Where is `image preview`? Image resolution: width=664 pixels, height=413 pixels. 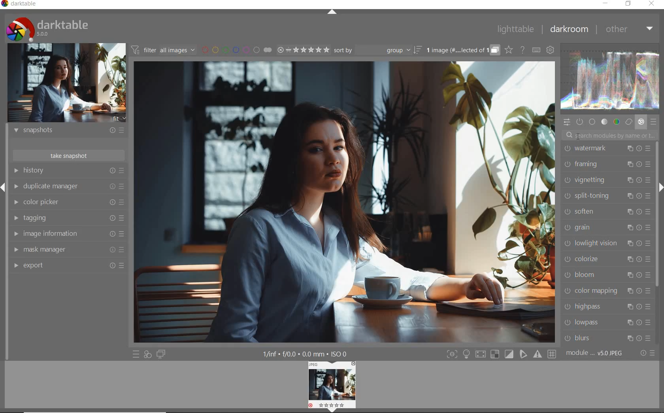 image preview is located at coordinates (330, 386).